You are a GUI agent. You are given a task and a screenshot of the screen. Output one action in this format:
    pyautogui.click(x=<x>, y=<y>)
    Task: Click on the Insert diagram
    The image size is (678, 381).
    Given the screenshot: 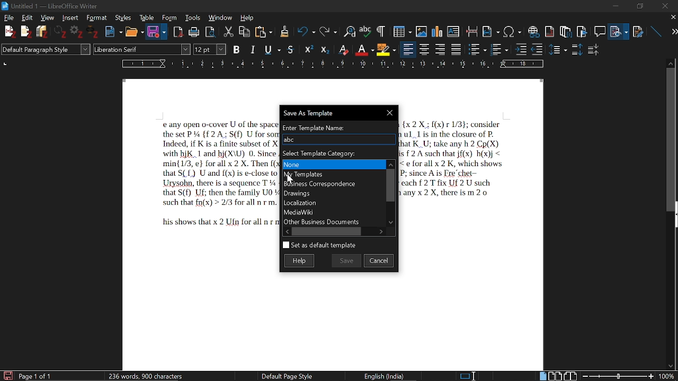 What is the action you would take?
    pyautogui.click(x=437, y=30)
    